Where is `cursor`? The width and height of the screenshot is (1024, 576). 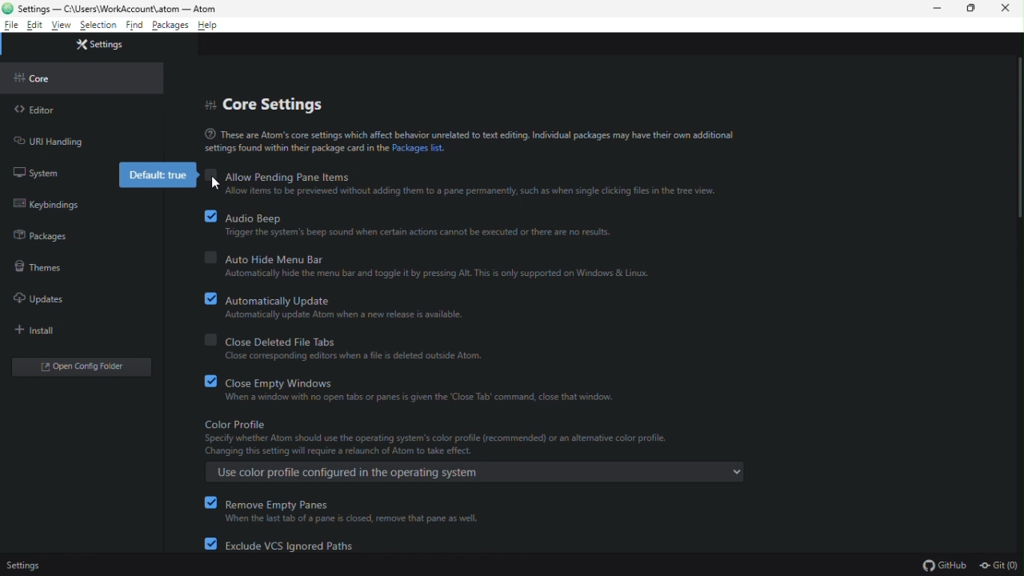 cursor is located at coordinates (218, 185).